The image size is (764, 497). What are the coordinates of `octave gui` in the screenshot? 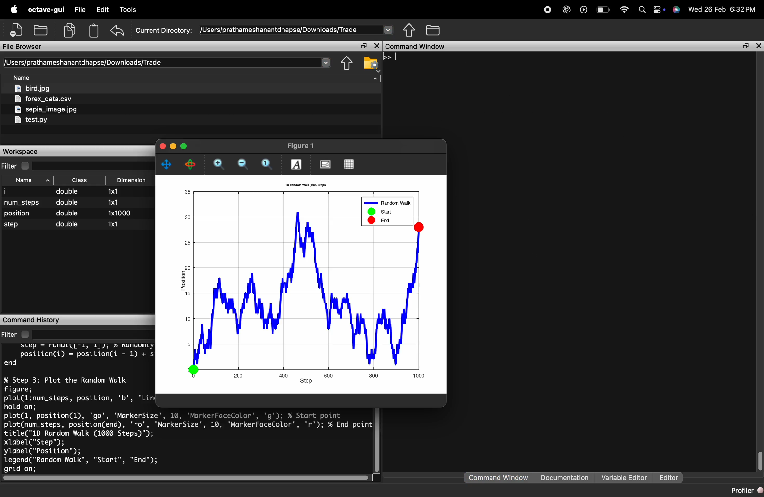 It's located at (46, 10).